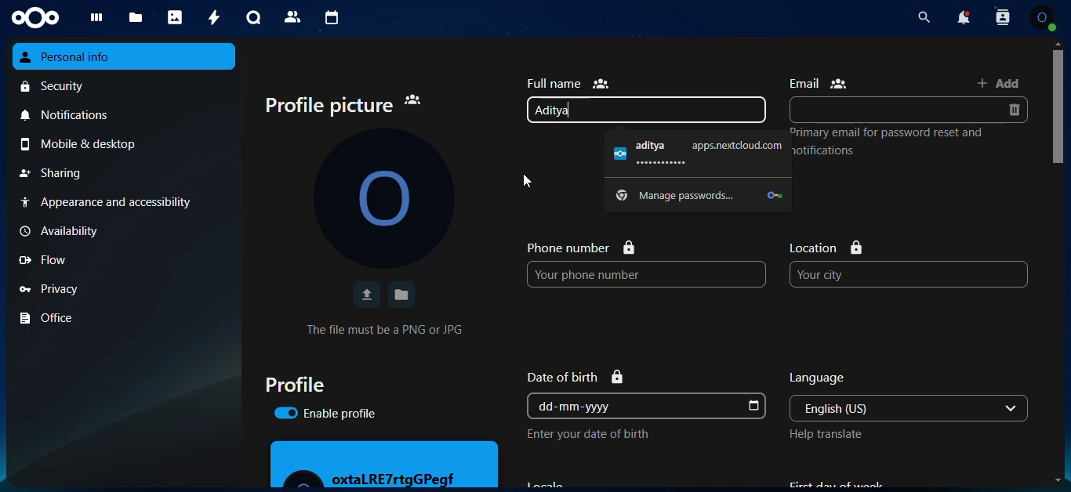 The image size is (1071, 492). I want to click on scroll bar, so click(1059, 209).